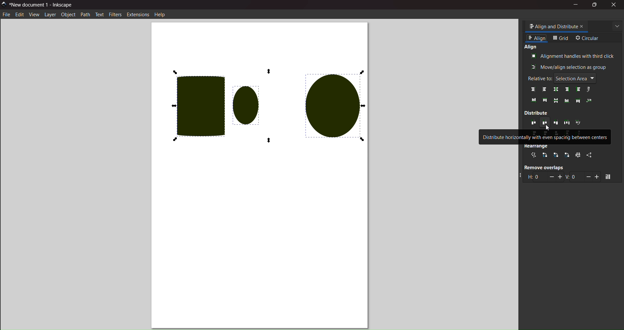 The width and height of the screenshot is (624, 330). Describe the element at coordinates (535, 100) in the screenshot. I see `bottom edges` at that location.